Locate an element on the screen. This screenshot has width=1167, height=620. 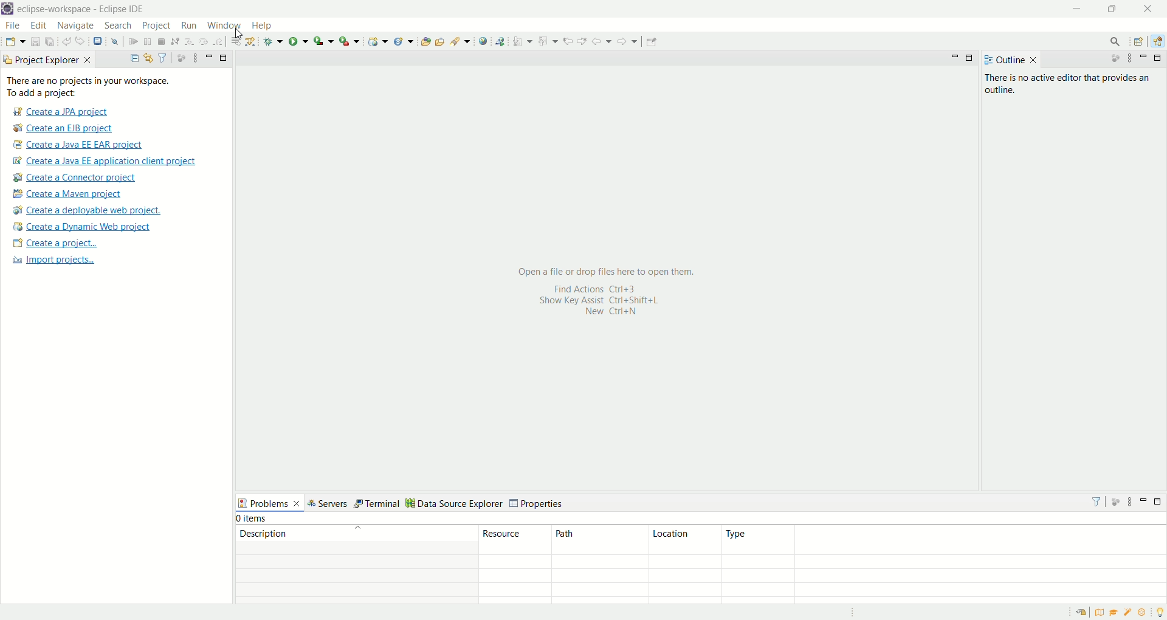
view menu is located at coordinates (193, 58).